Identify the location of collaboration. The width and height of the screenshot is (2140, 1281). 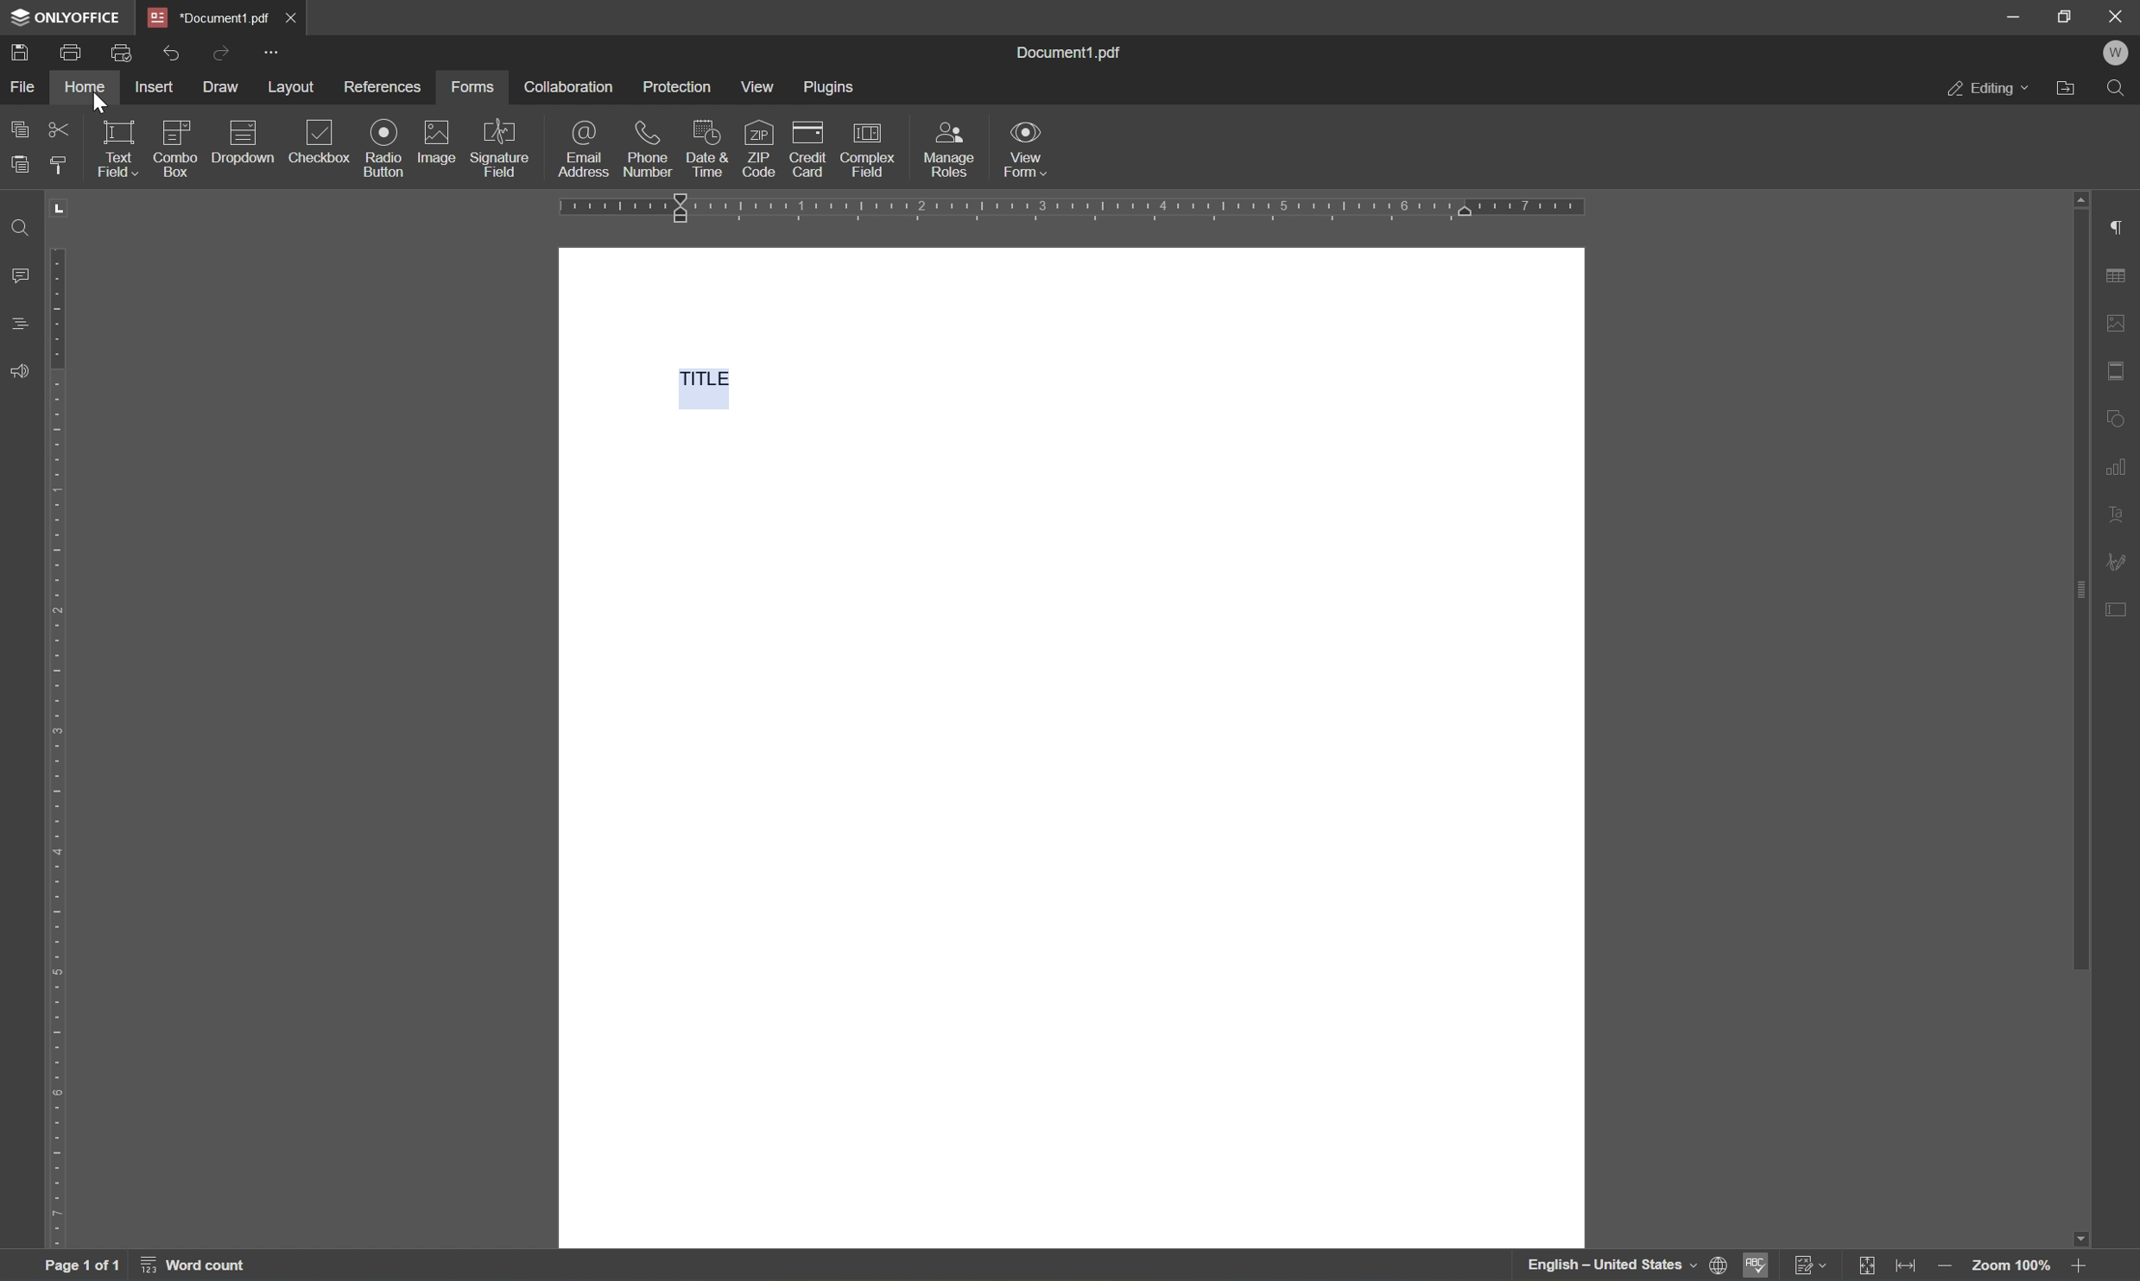
(574, 87).